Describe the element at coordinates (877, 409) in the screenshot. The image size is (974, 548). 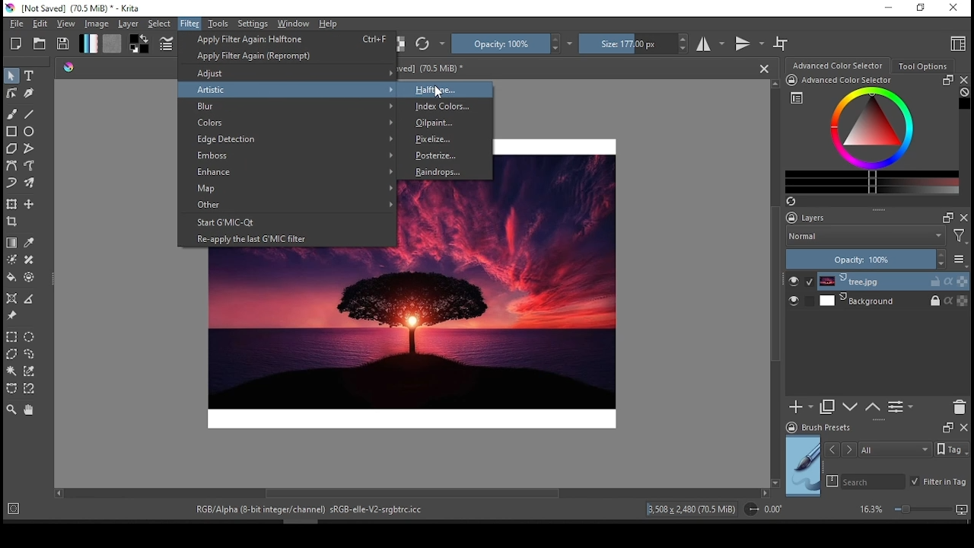
I see `move layer or mask up` at that location.